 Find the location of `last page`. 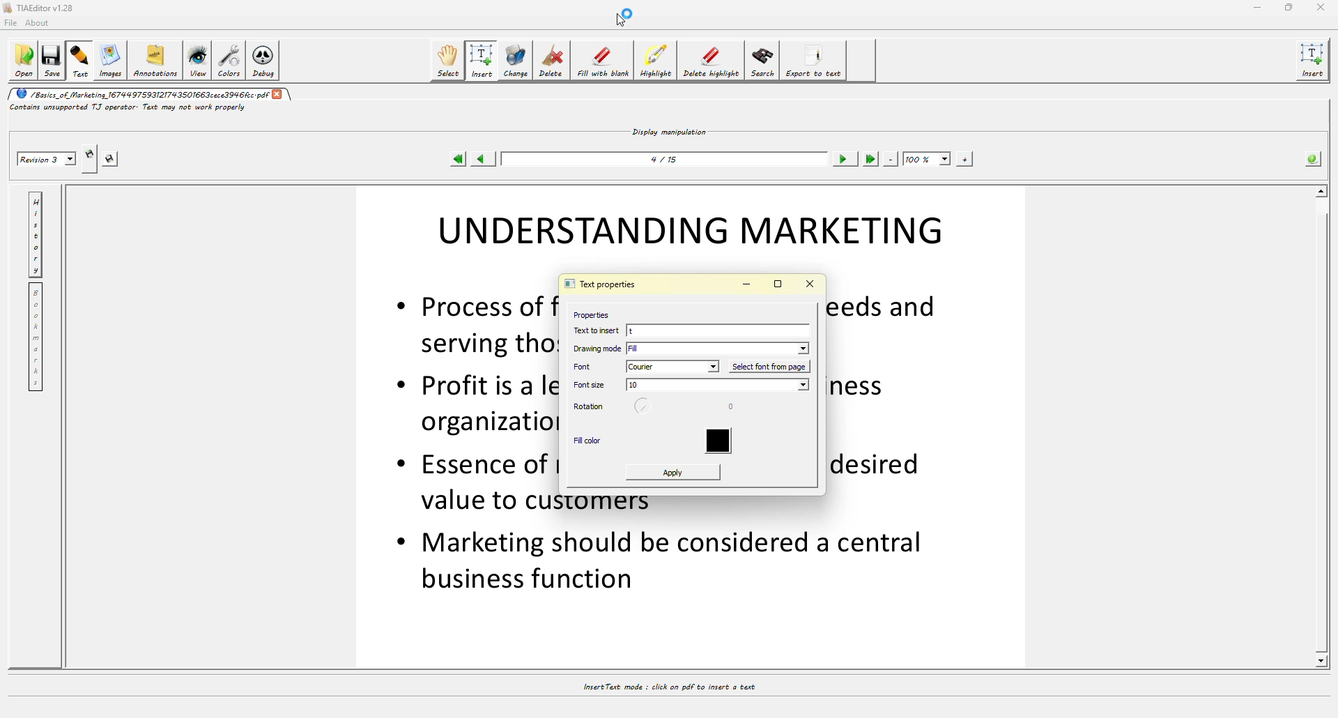

last page is located at coordinates (870, 159).